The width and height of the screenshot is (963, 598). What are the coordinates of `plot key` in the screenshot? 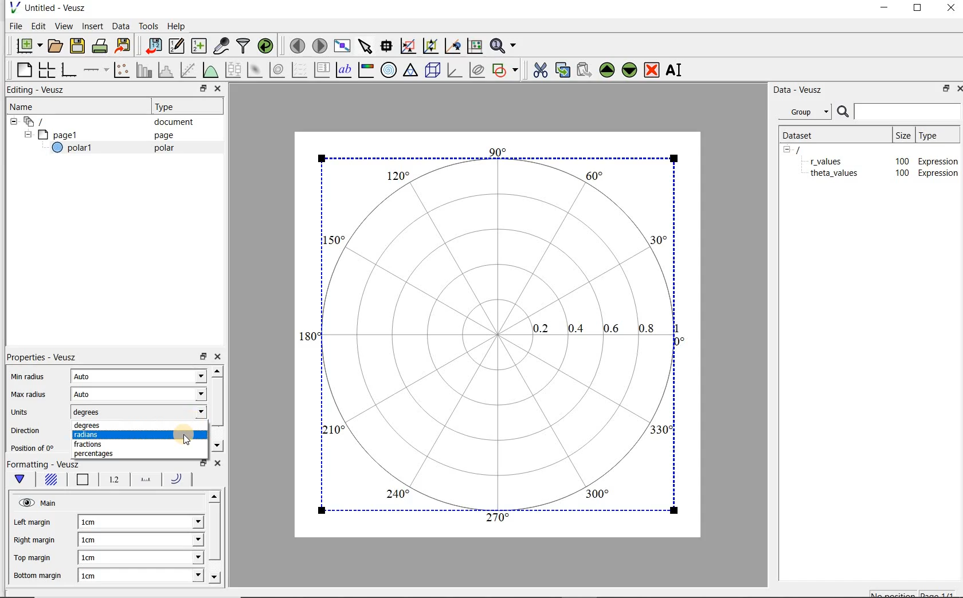 It's located at (323, 70).